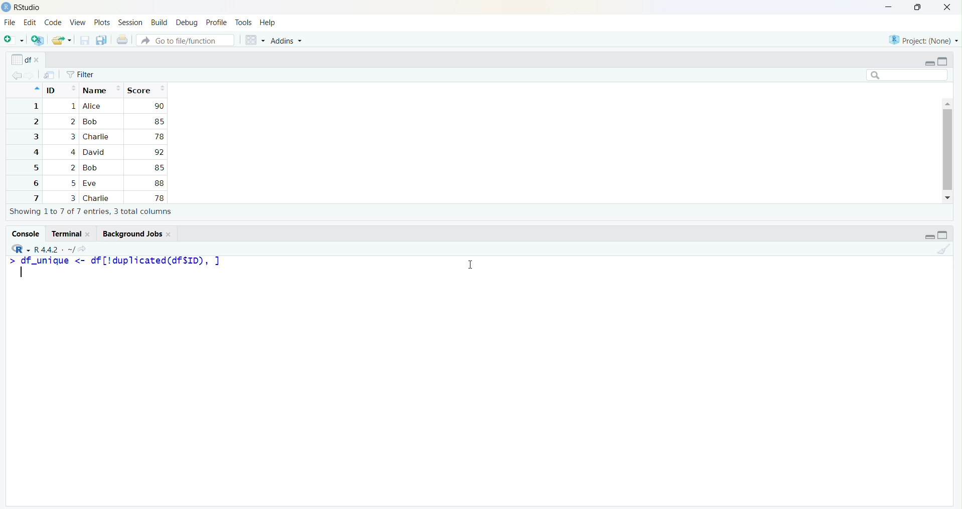 The image size is (962, 509). Describe the element at coordinates (929, 236) in the screenshot. I see `minimize` at that location.